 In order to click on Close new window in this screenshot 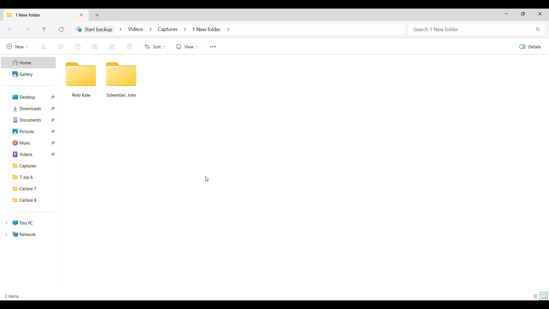, I will do `click(540, 14)`.